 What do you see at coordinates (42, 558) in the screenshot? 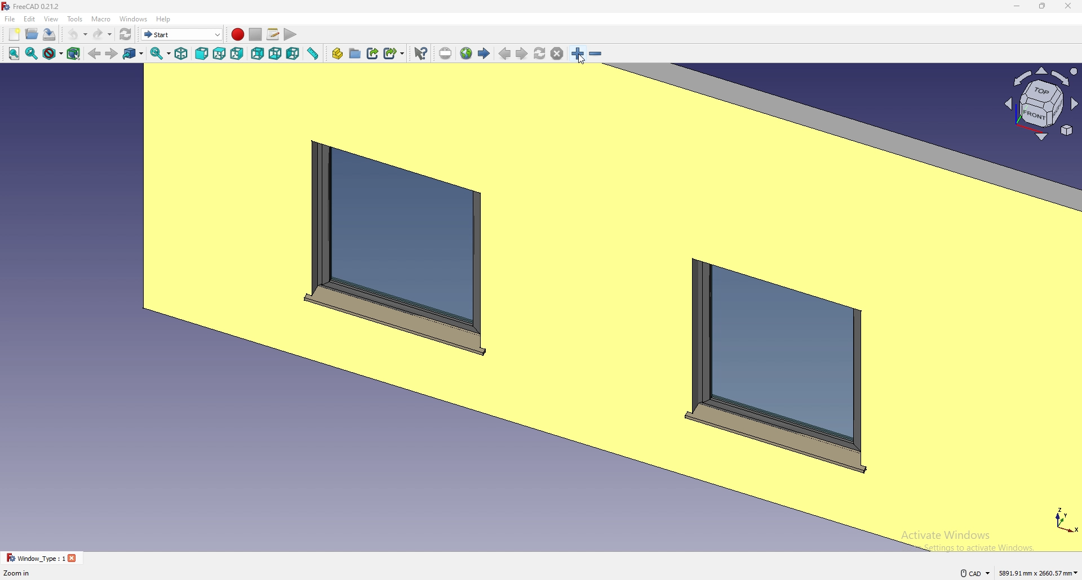
I see `tab 1` at bounding box center [42, 558].